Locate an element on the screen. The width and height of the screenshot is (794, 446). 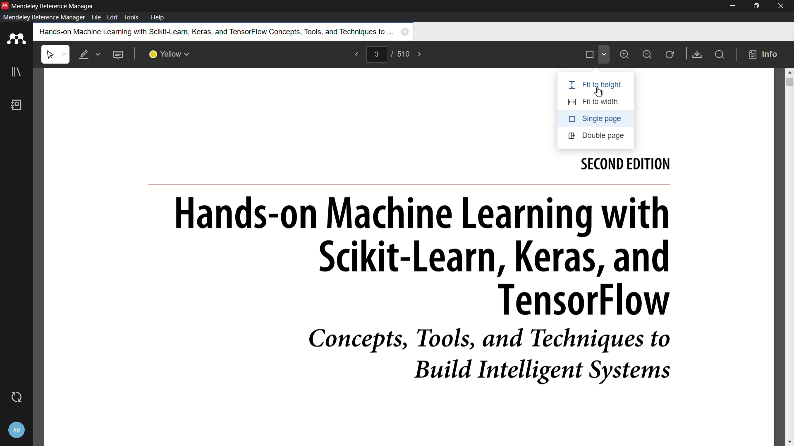
current page is located at coordinates (376, 54).